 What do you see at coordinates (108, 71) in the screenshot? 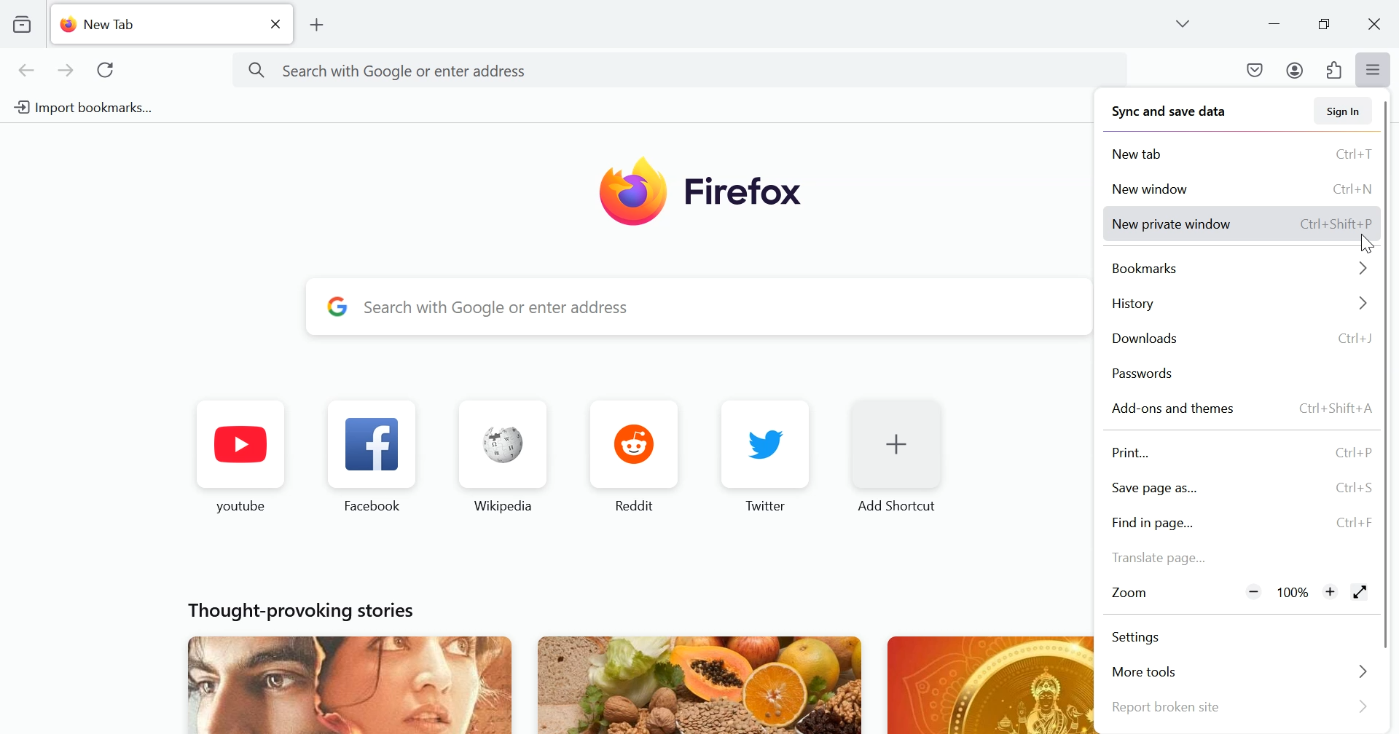
I see `Reload ` at bounding box center [108, 71].